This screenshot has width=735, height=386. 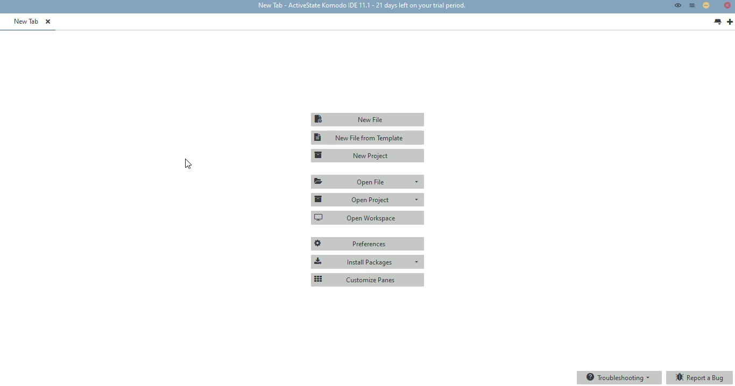 I want to click on new tab, so click(x=730, y=22).